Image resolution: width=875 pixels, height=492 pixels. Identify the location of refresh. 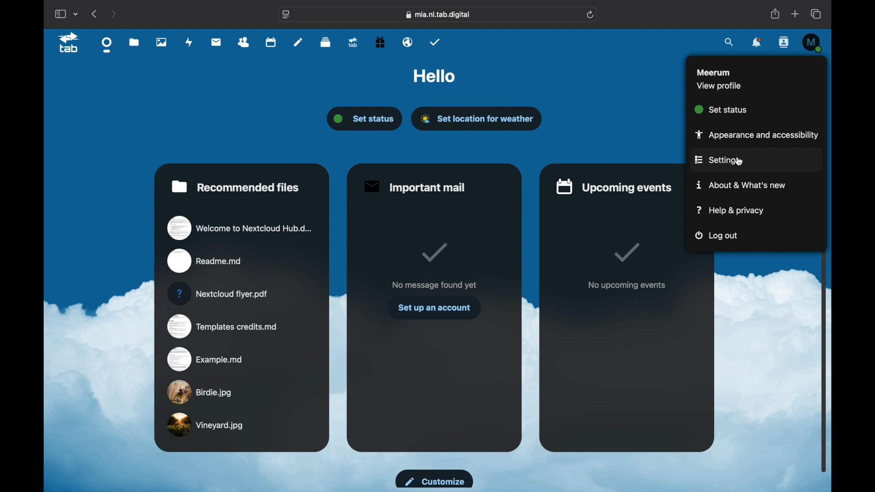
(591, 15).